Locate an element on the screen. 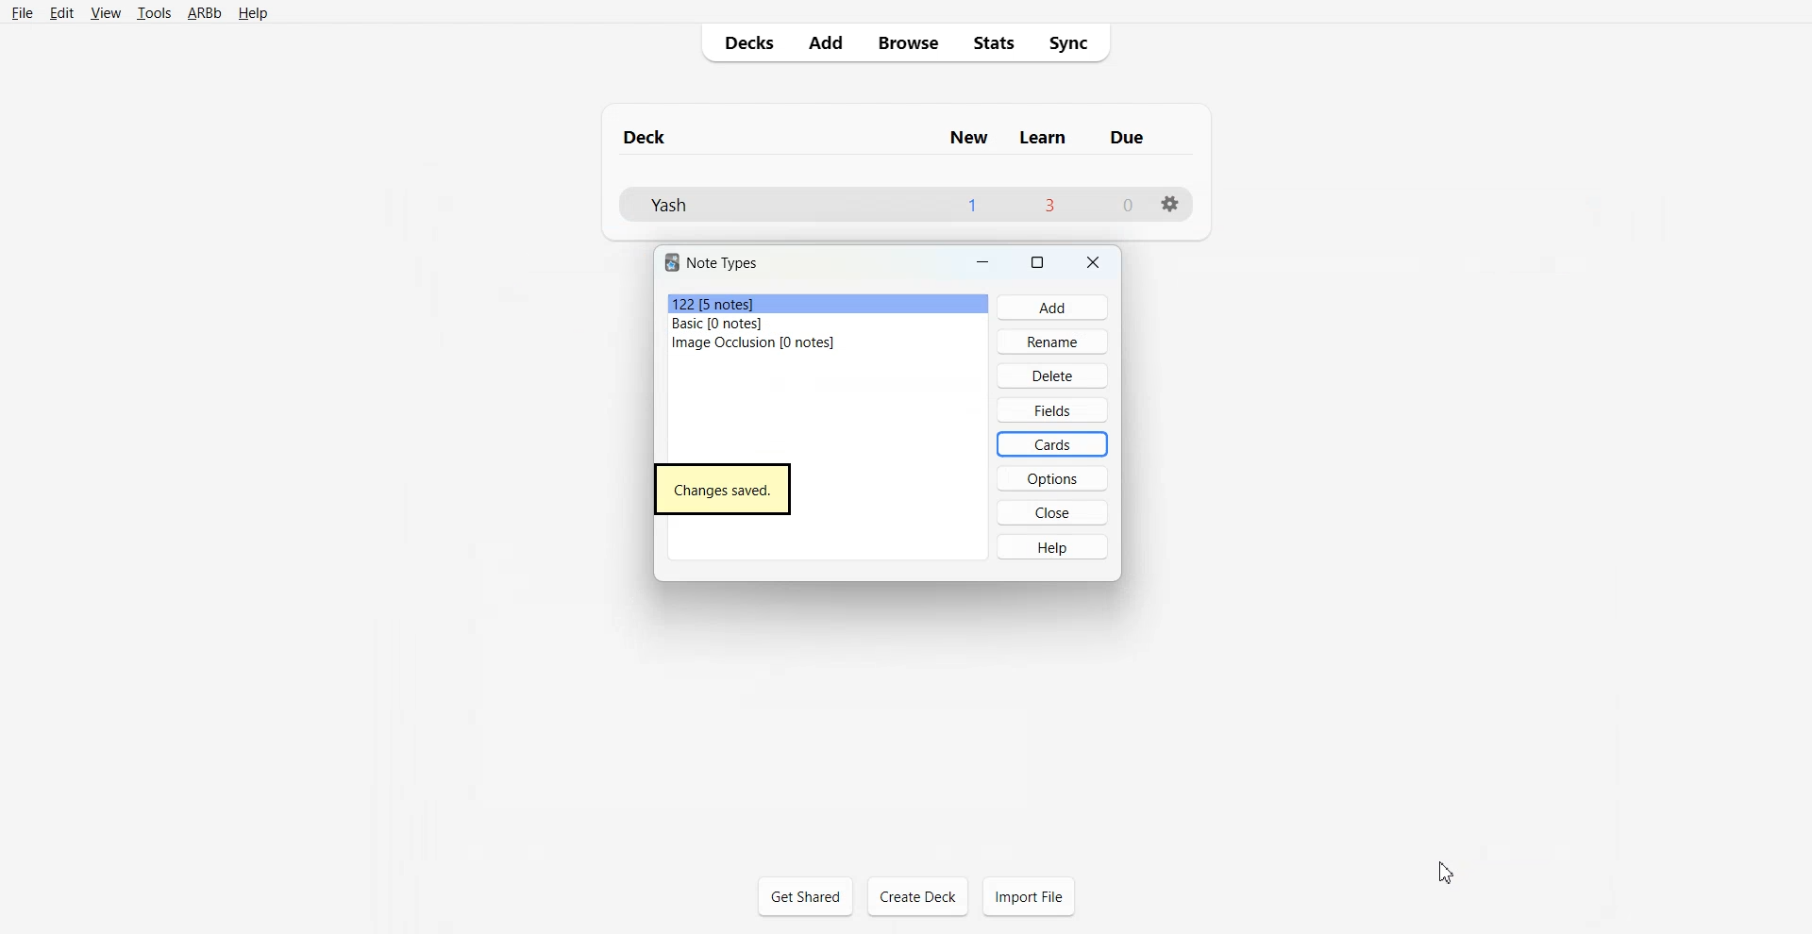  maximize is located at coordinates (1038, 263).